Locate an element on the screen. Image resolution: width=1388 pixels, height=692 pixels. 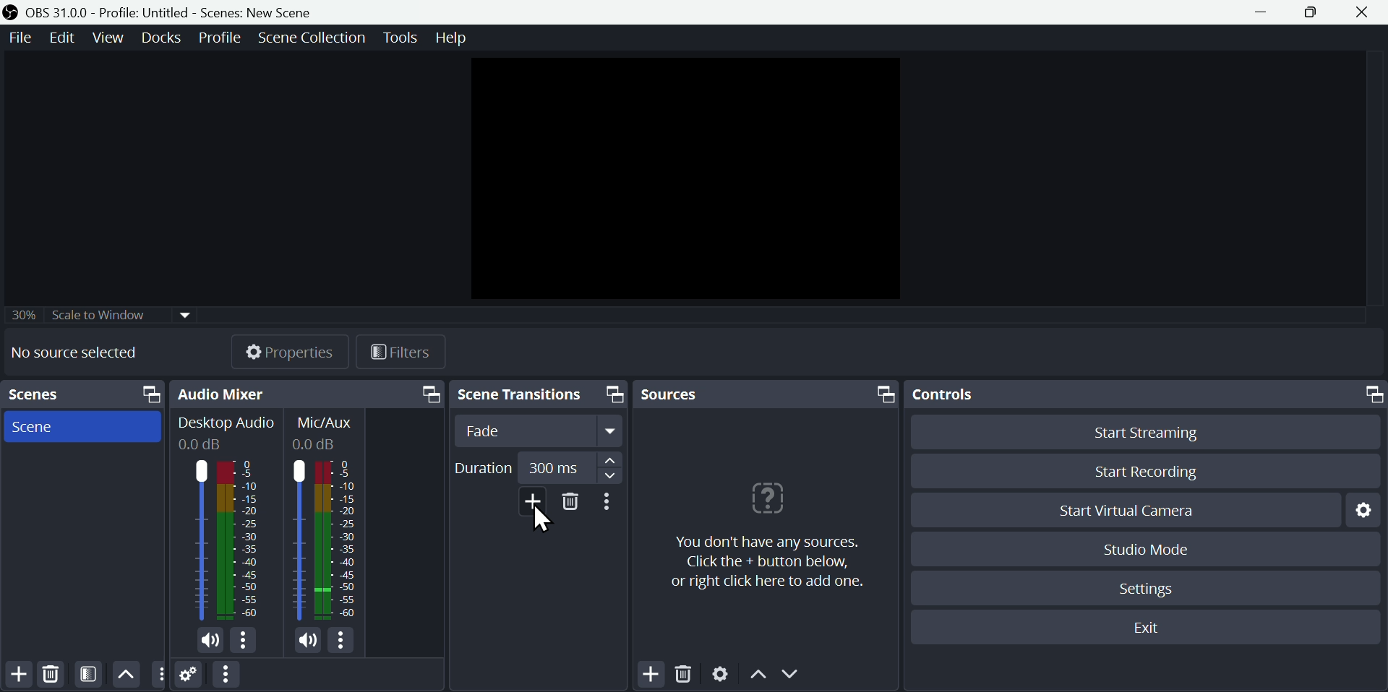
Filter is located at coordinates (91, 674).